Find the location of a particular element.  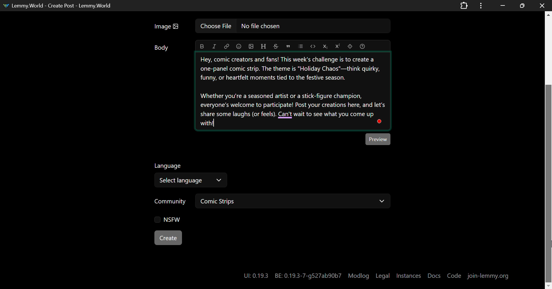

Docs is located at coordinates (435, 275).